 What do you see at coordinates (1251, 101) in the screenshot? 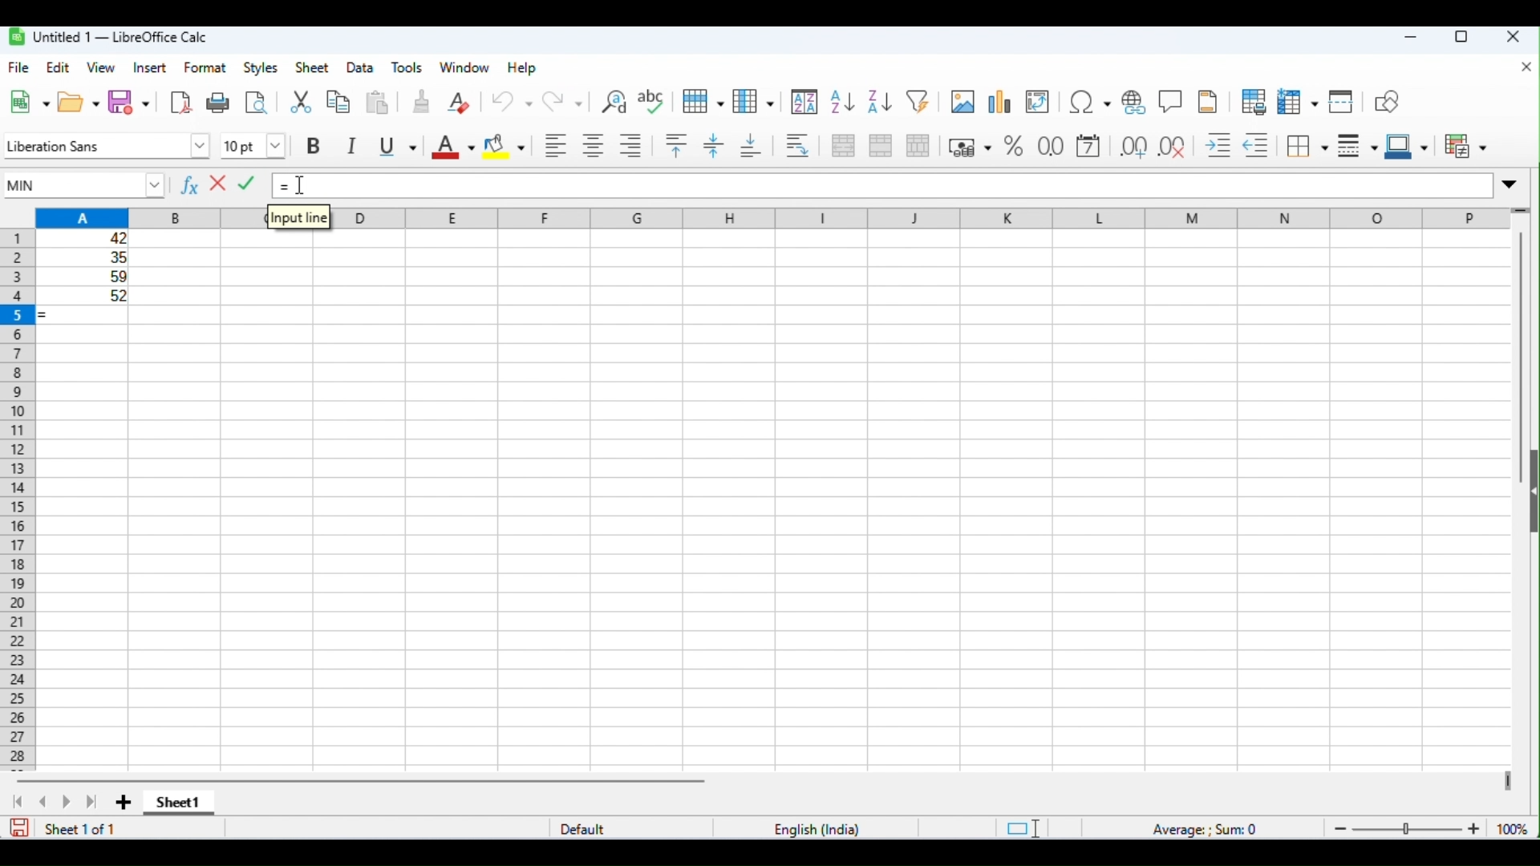
I see `toggle print preview` at bounding box center [1251, 101].